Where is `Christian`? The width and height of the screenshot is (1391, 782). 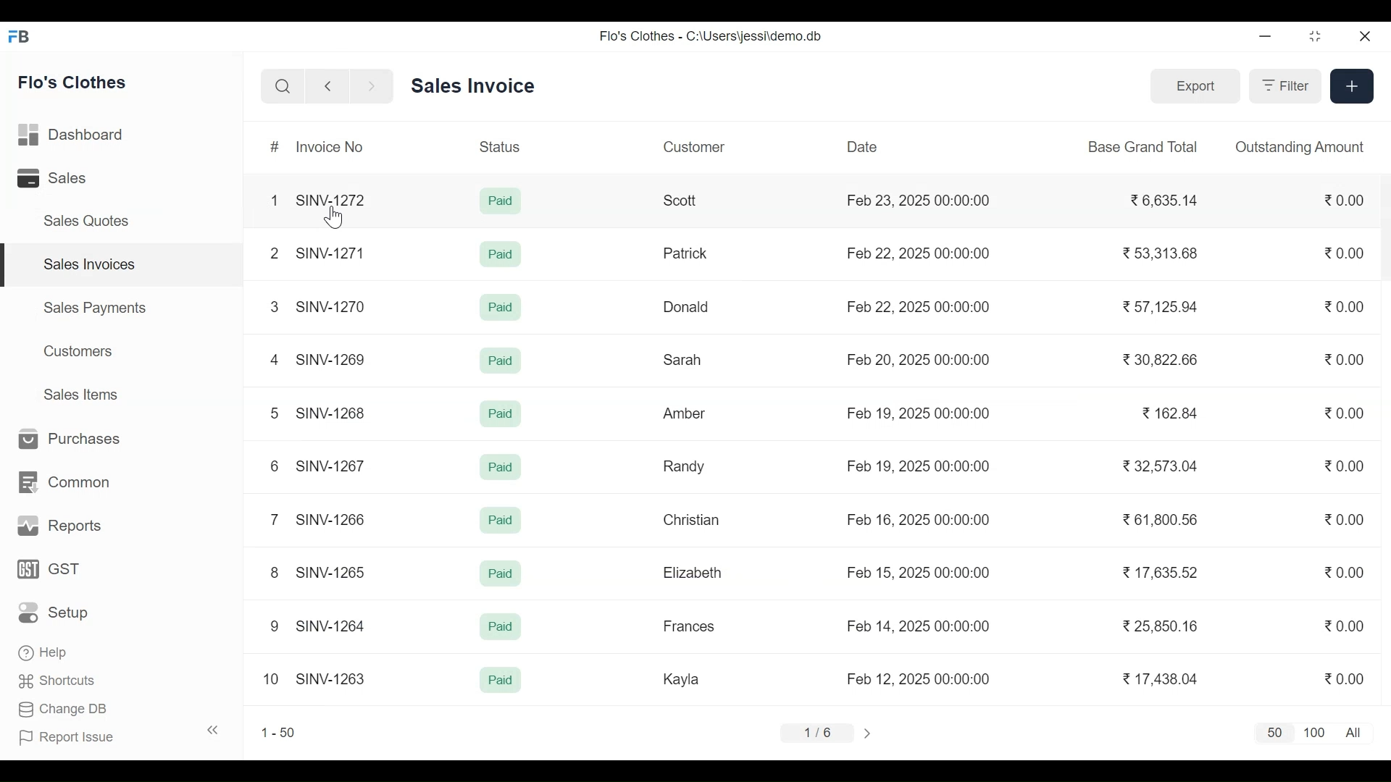
Christian is located at coordinates (692, 518).